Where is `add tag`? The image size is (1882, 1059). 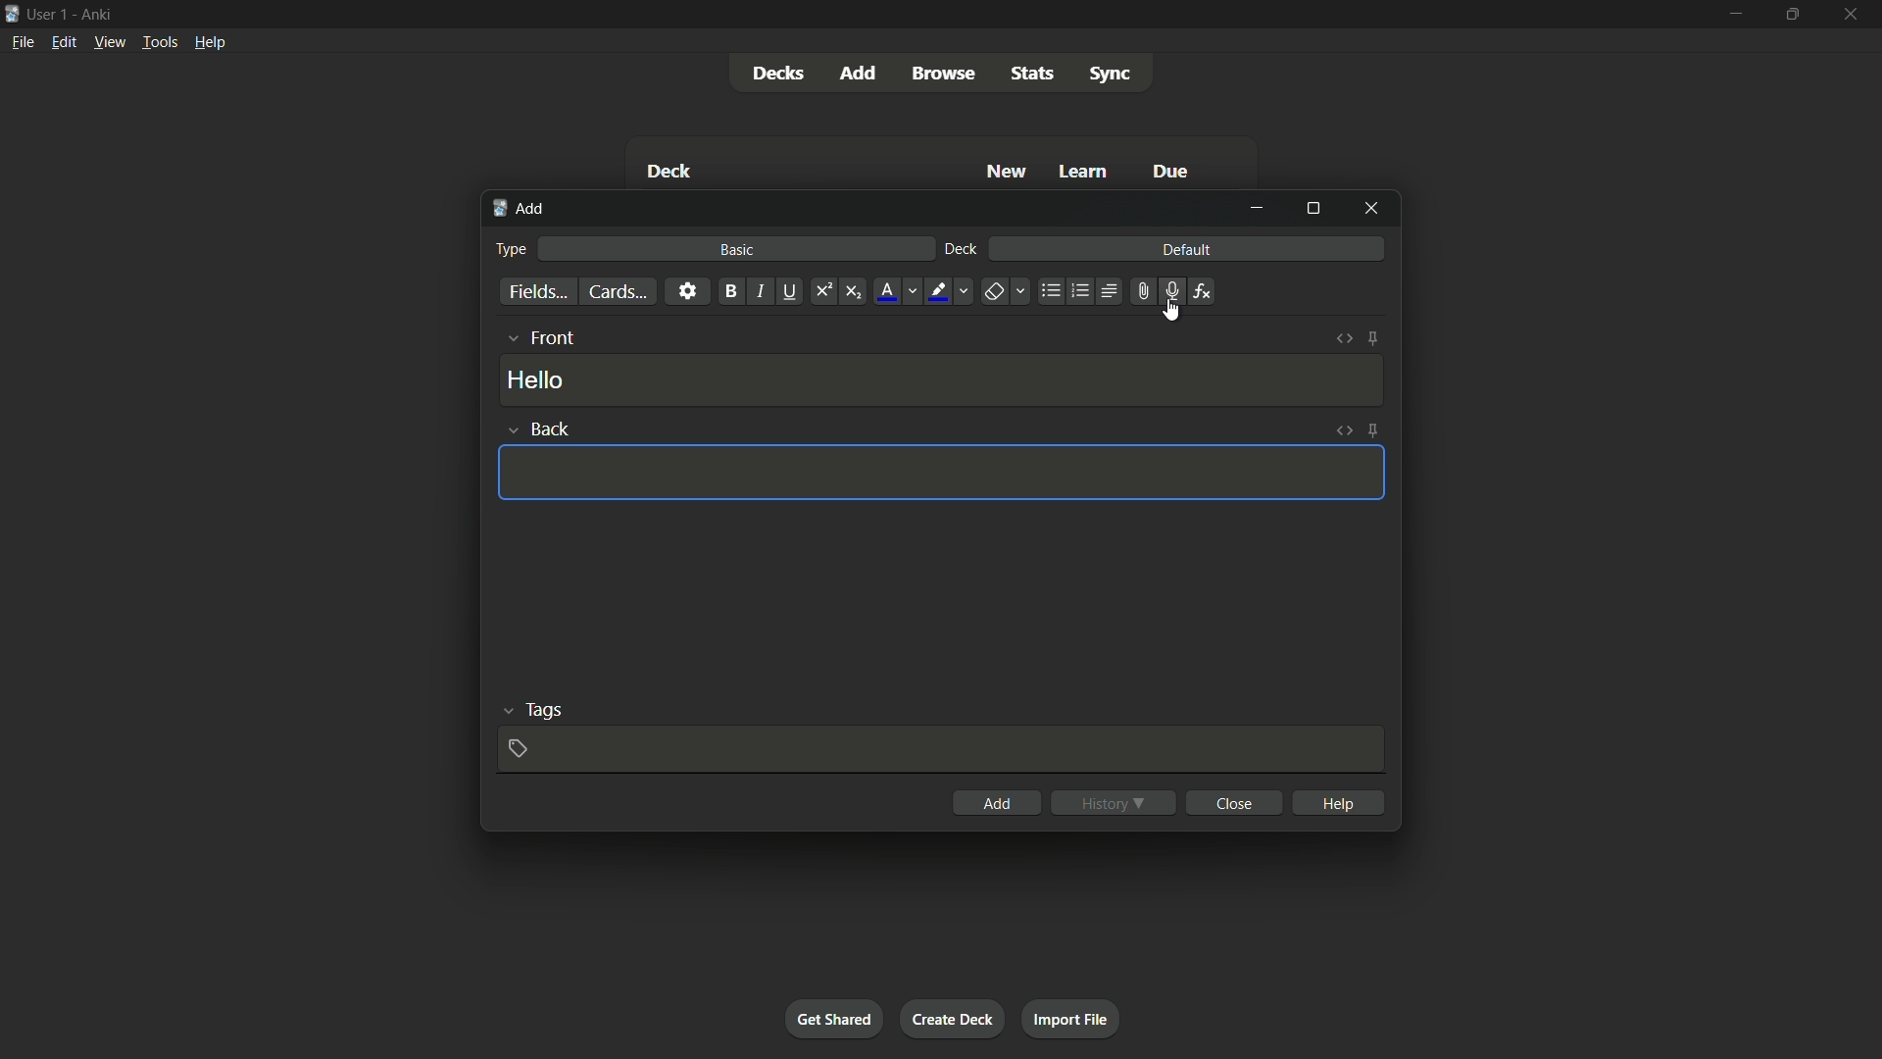 add tag is located at coordinates (518, 749).